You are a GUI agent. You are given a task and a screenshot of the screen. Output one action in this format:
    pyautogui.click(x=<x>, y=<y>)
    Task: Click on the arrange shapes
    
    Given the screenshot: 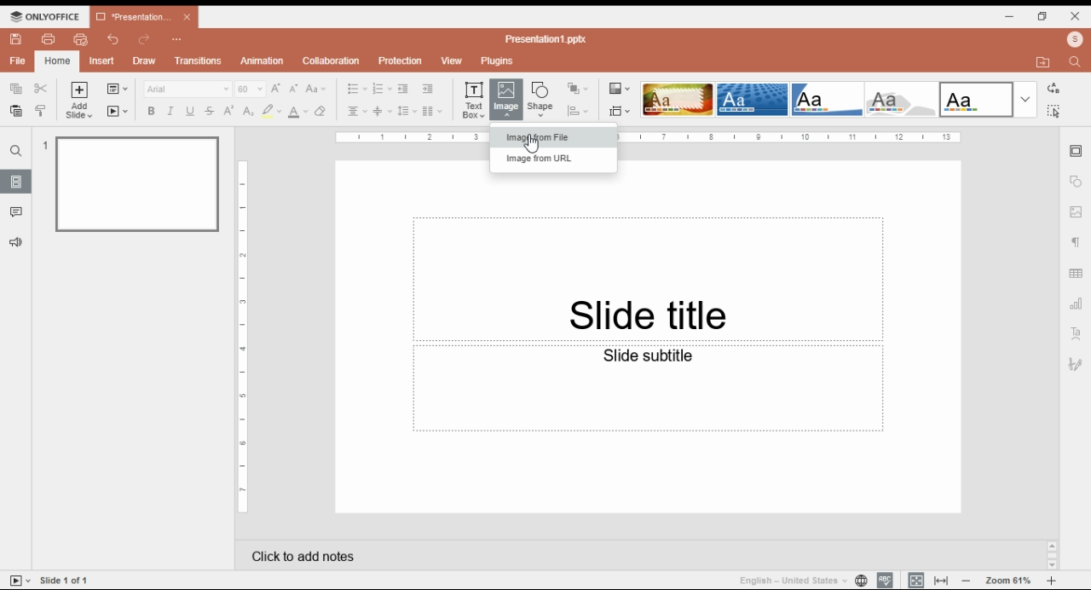 What is the action you would take?
    pyautogui.click(x=579, y=90)
    